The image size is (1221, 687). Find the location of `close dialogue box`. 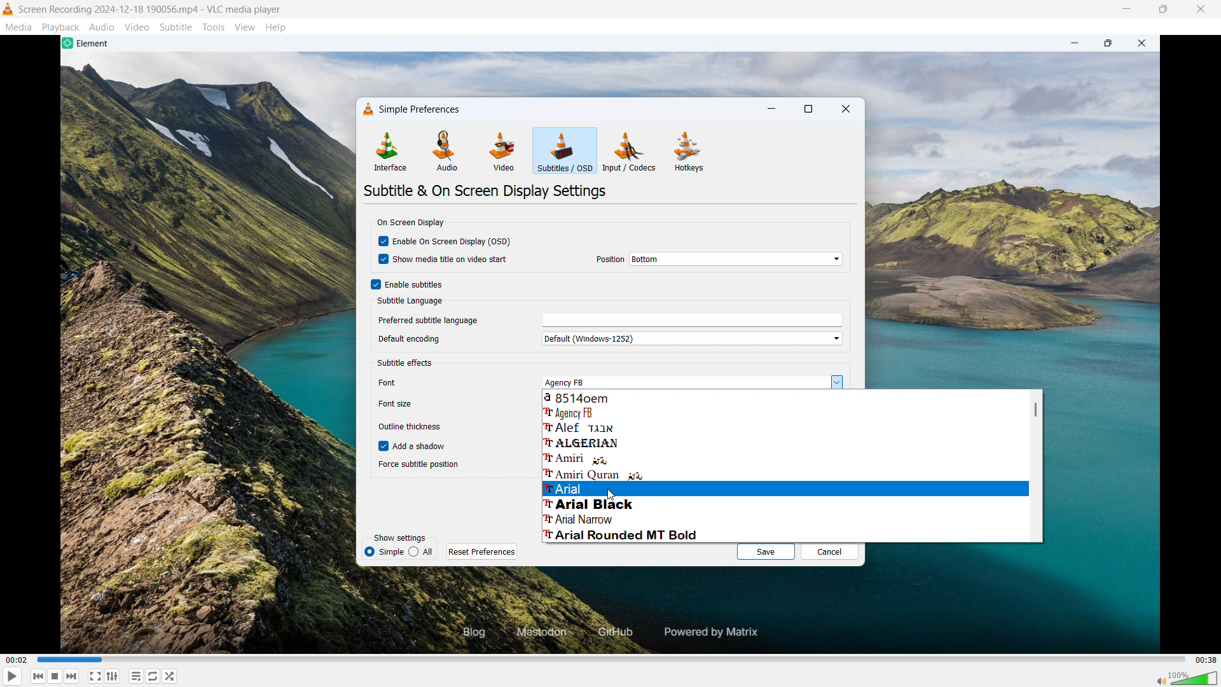

close dialogue box is located at coordinates (845, 110).